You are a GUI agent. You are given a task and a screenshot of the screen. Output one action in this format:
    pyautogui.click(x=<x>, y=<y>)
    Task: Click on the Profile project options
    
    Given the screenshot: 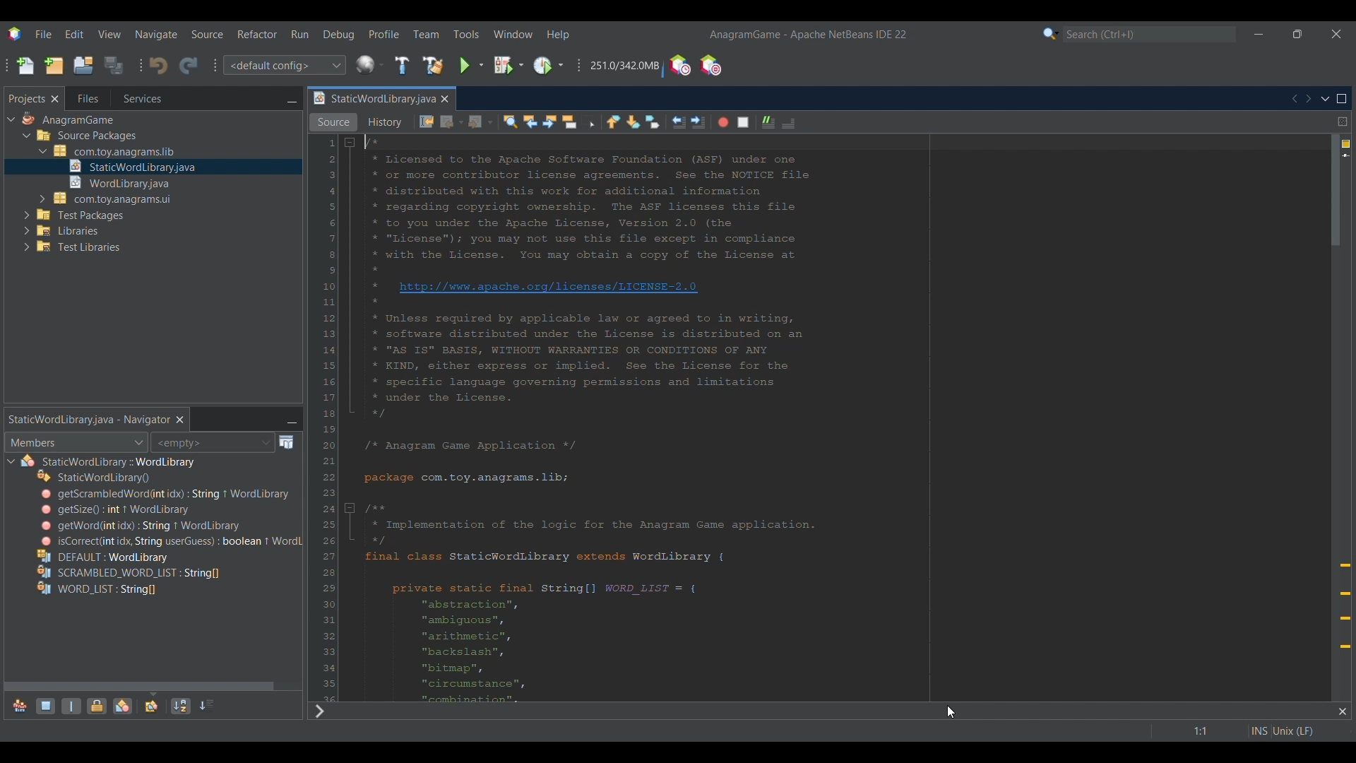 What is the action you would take?
    pyautogui.click(x=561, y=65)
    